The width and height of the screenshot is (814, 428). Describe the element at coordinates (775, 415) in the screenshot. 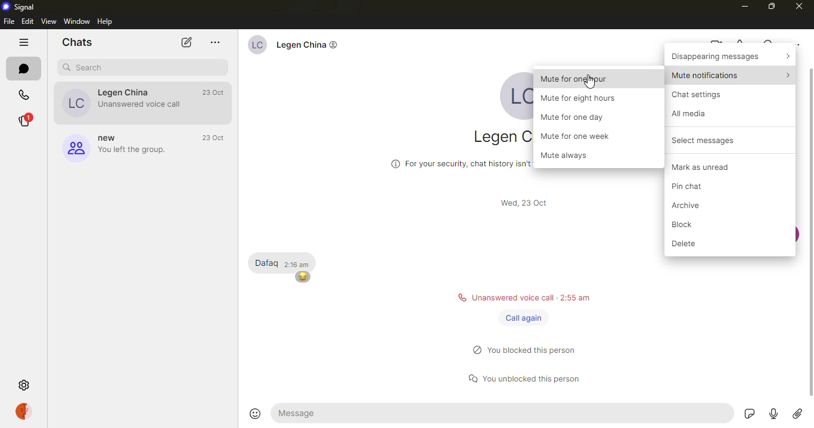

I see `record` at that location.